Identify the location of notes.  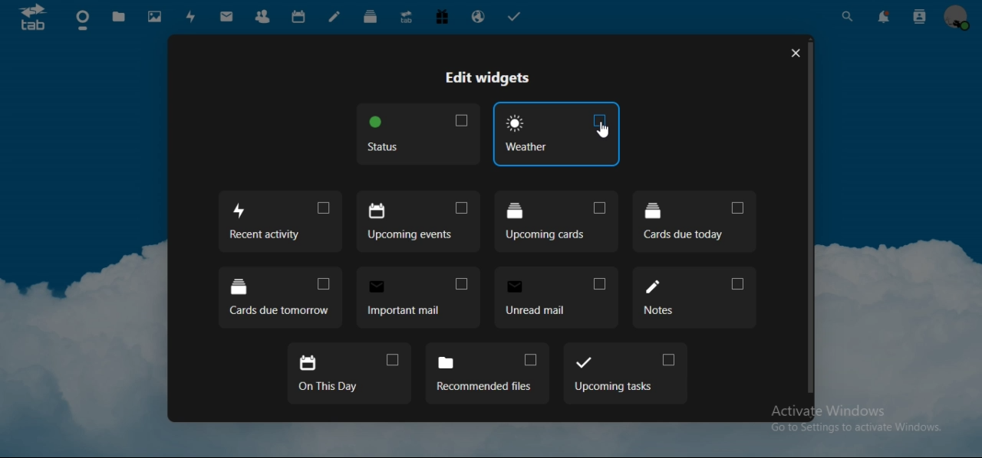
(694, 297).